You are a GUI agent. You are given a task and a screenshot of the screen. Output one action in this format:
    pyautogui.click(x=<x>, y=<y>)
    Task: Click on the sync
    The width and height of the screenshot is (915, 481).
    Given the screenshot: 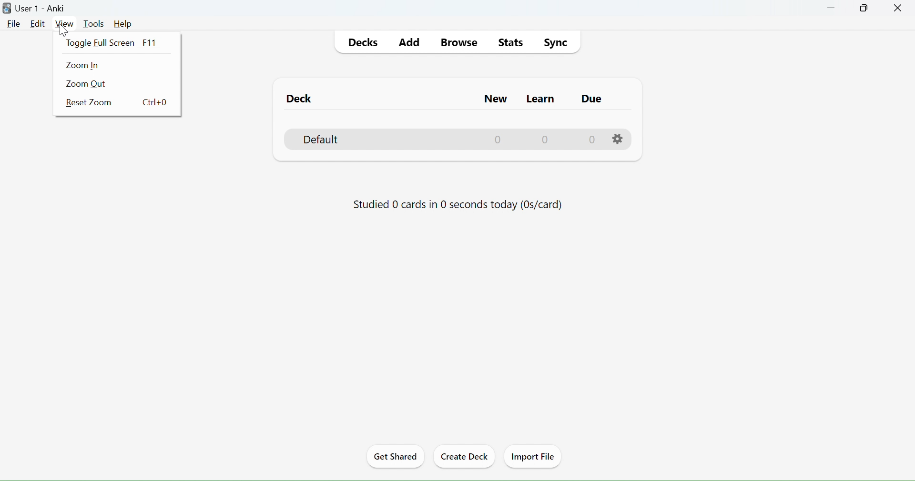 What is the action you would take?
    pyautogui.click(x=555, y=42)
    